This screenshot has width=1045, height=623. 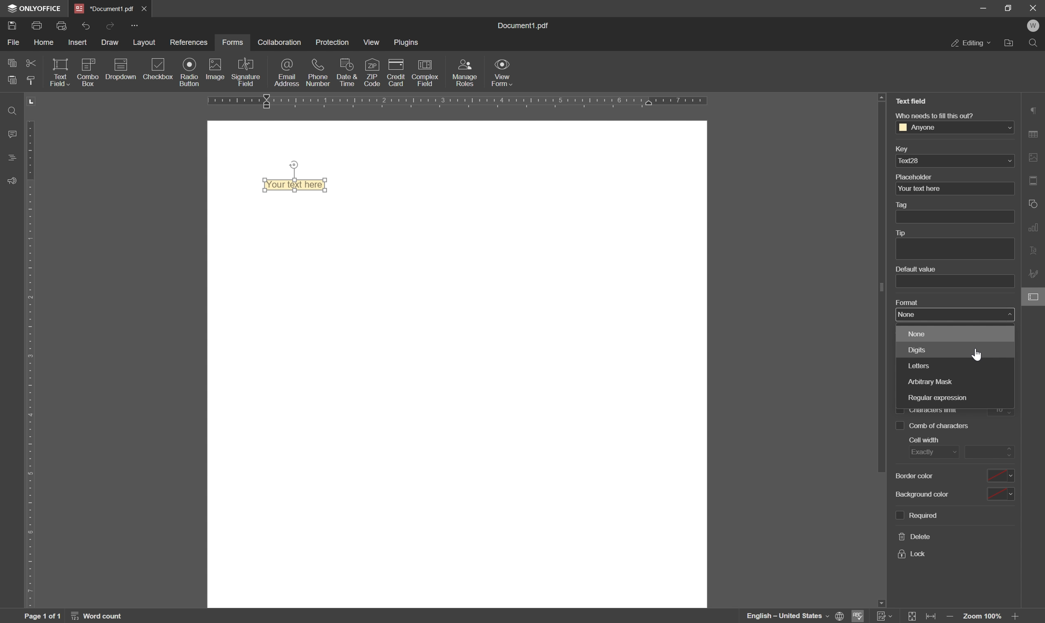 I want to click on regular expression, so click(x=938, y=398).